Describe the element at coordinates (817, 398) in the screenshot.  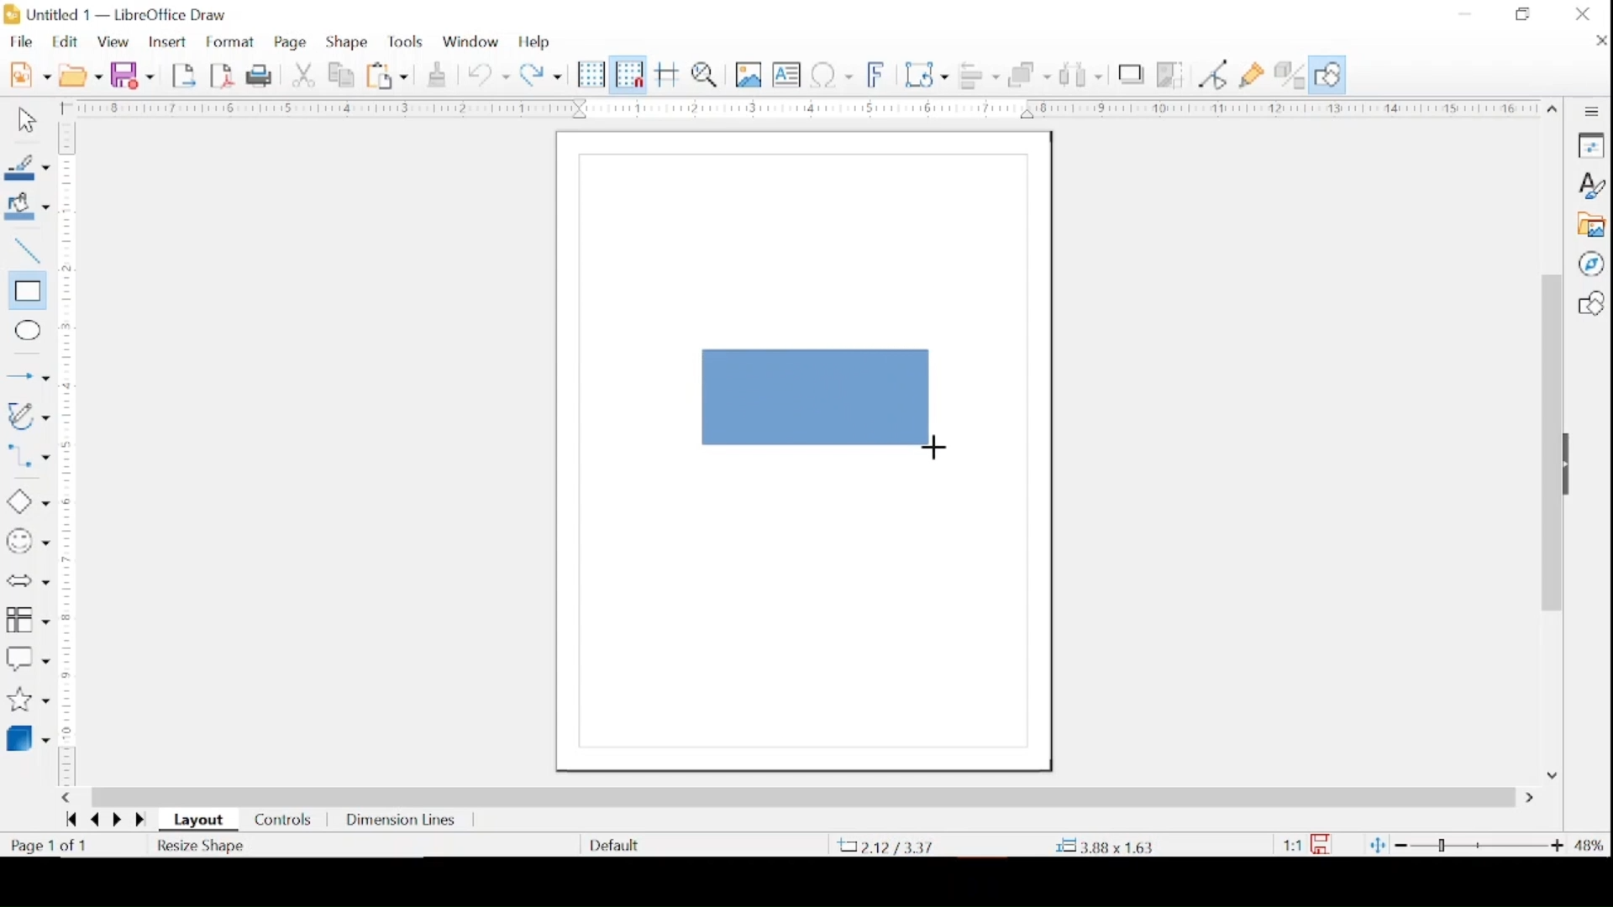
I see `rectangle` at that location.